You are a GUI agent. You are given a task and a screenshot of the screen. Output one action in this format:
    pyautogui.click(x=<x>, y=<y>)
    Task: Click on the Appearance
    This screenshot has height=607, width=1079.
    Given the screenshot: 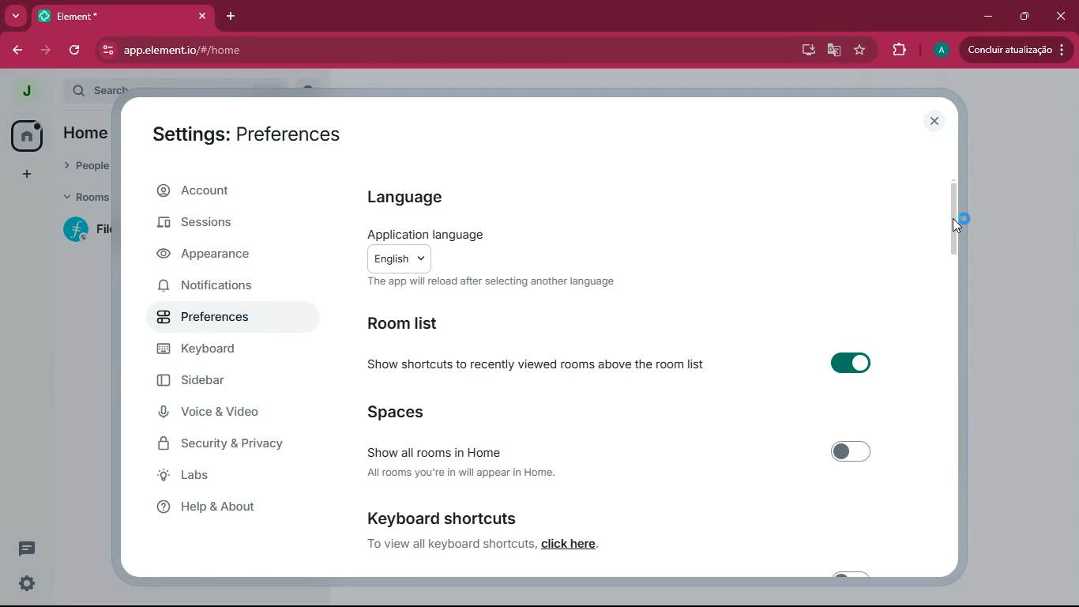 What is the action you would take?
    pyautogui.click(x=209, y=258)
    